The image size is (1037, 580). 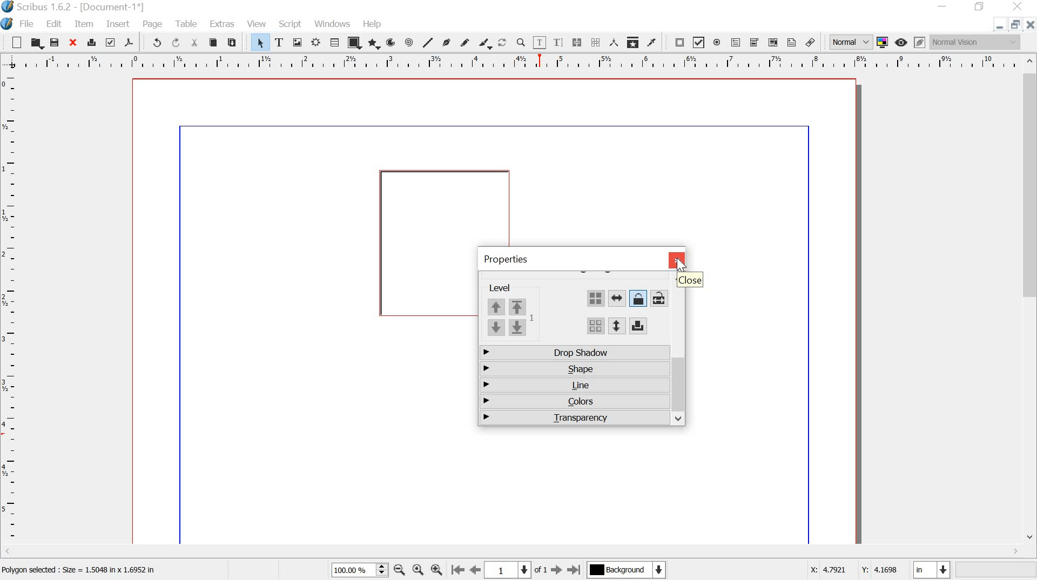 What do you see at coordinates (429, 42) in the screenshot?
I see `line` at bounding box center [429, 42].